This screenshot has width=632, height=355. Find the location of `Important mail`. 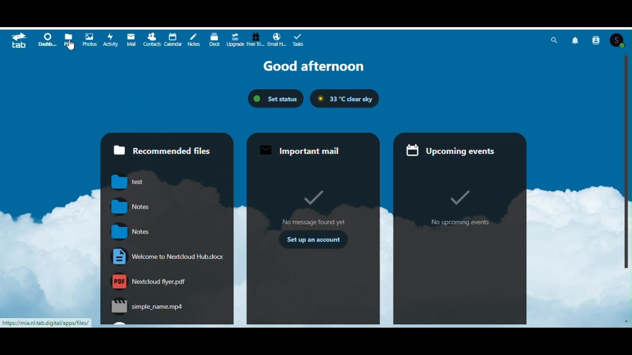

Important mail is located at coordinates (311, 150).